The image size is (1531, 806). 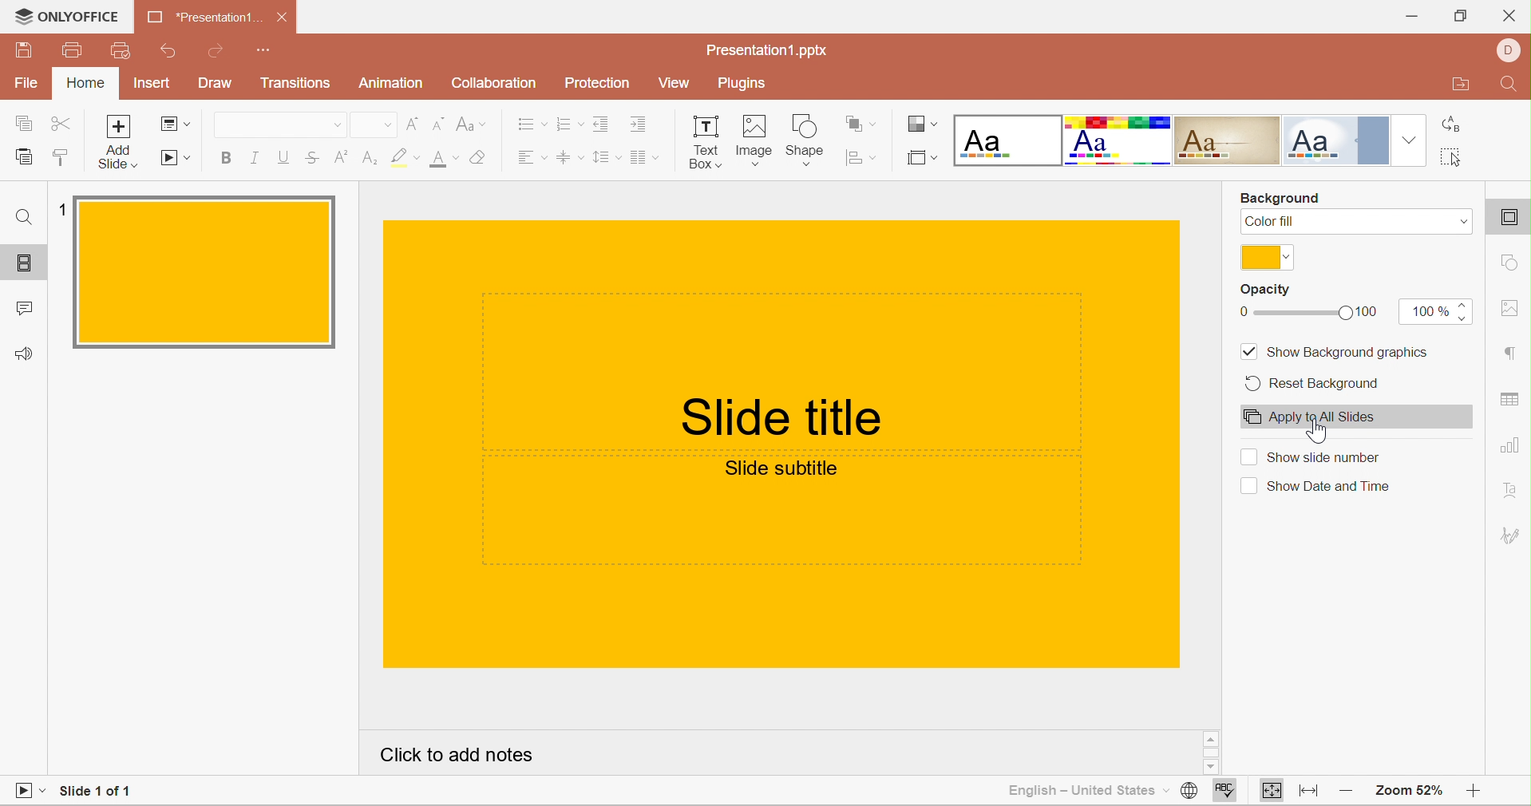 I want to click on Gold color, so click(x=1267, y=257).